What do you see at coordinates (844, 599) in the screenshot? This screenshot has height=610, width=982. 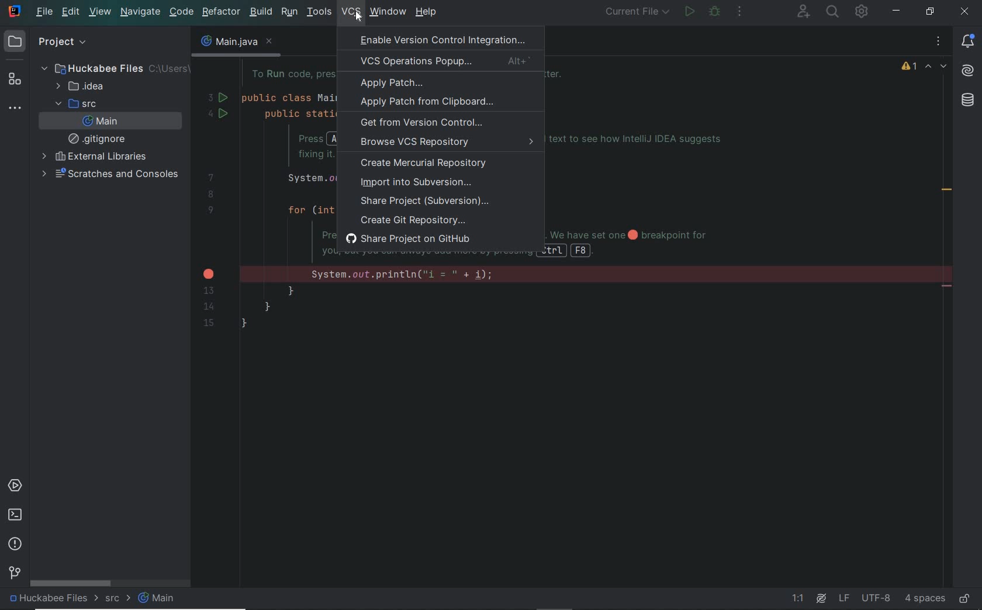 I see `line separator` at bounding box center [844, 599].